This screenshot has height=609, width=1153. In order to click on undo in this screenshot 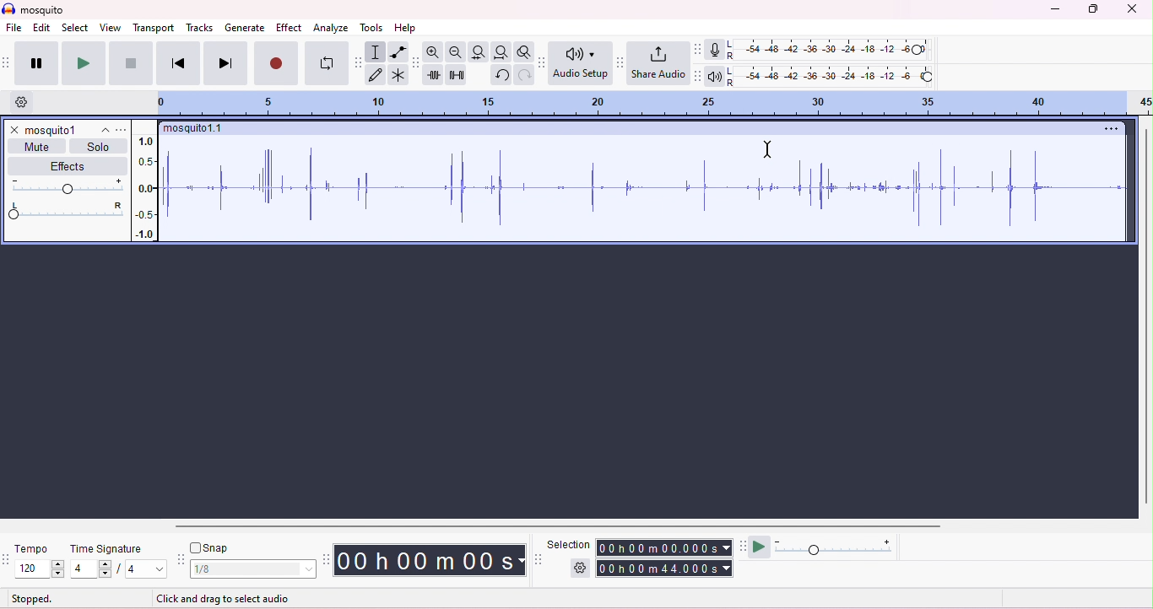, I will do `click(501, 75)`.